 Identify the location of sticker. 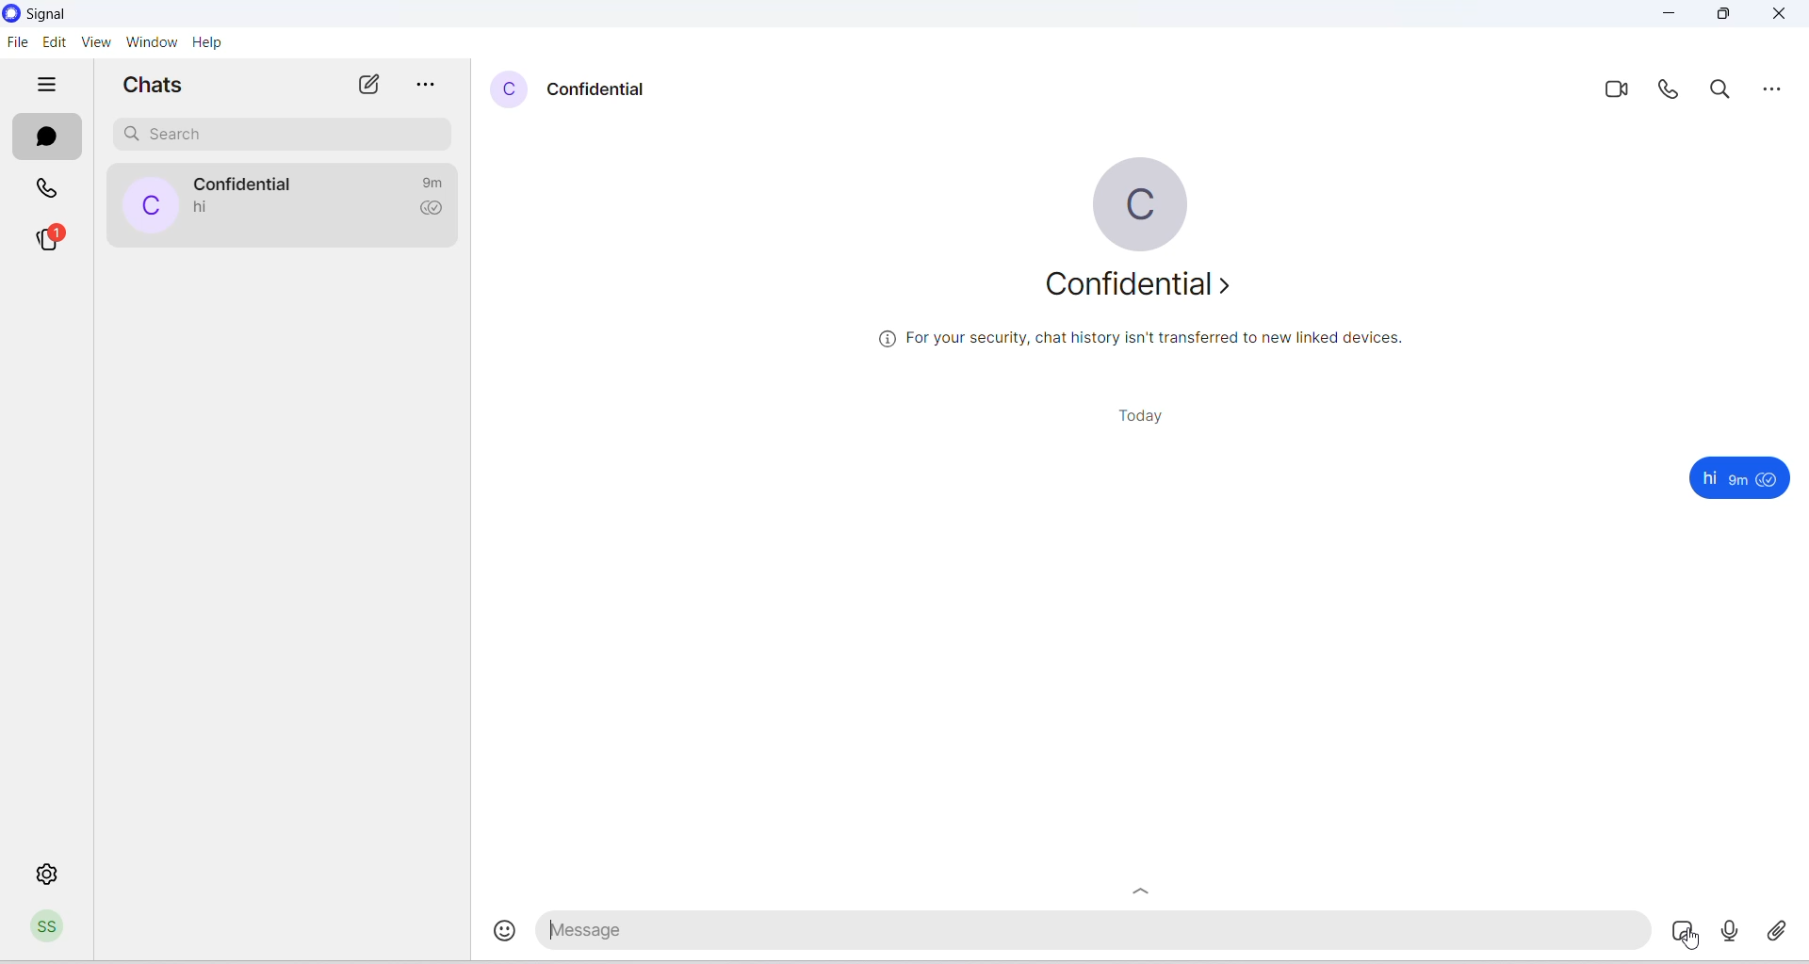
(1687, 933).